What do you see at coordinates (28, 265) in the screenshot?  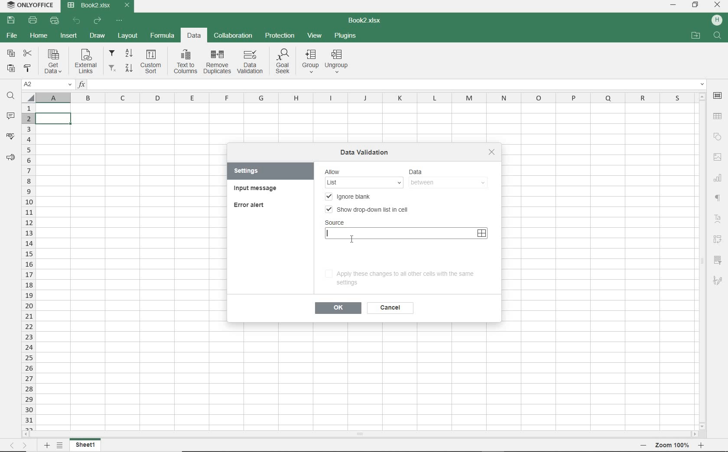 I see `ROWS` at bounding box center [28, 265].